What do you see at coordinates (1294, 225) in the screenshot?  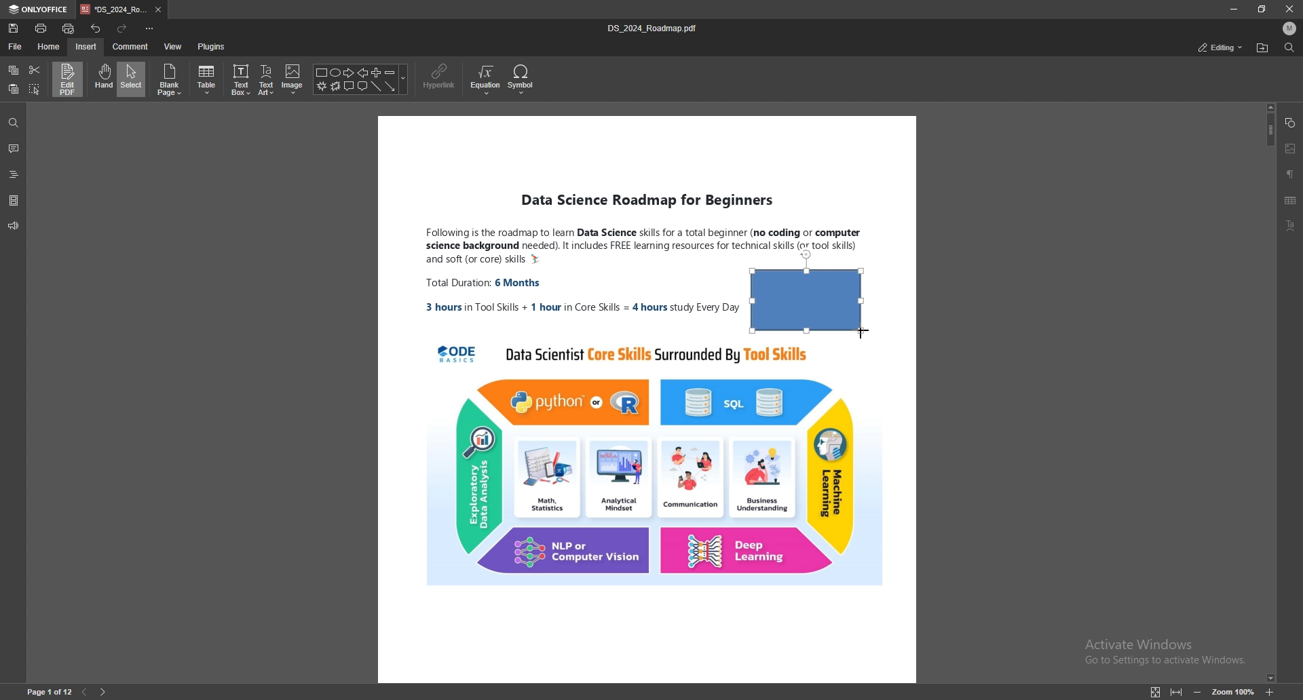 I see `text art` at bounding box center [1294, 225].